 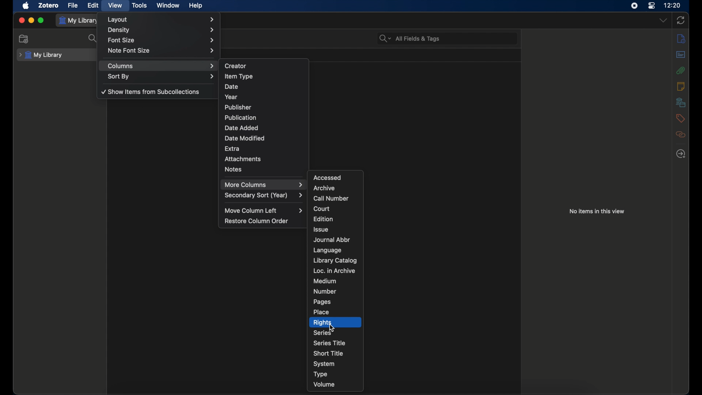 What do you see at coordinates (237, 107) in the screenshot?
I see `publisher` at bounding box center [237, 107].